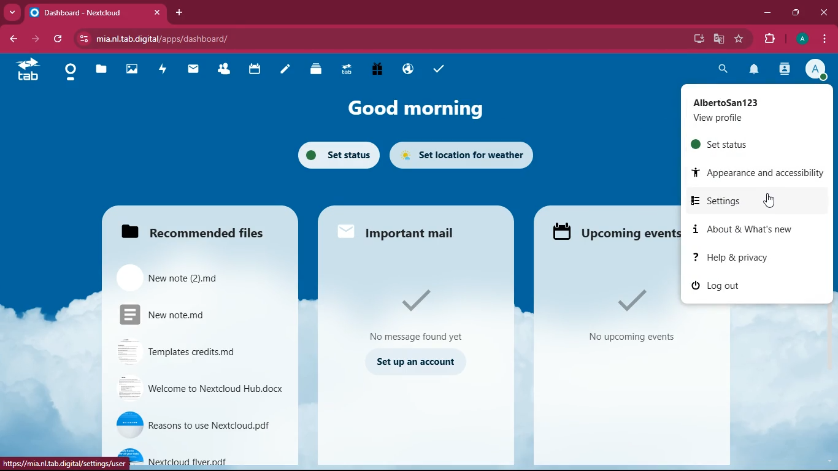 The height and width of the screenshot is (471, 838). Describe the element at coordinates (767, 13) in the screenshot. I see `minimize` at that location.